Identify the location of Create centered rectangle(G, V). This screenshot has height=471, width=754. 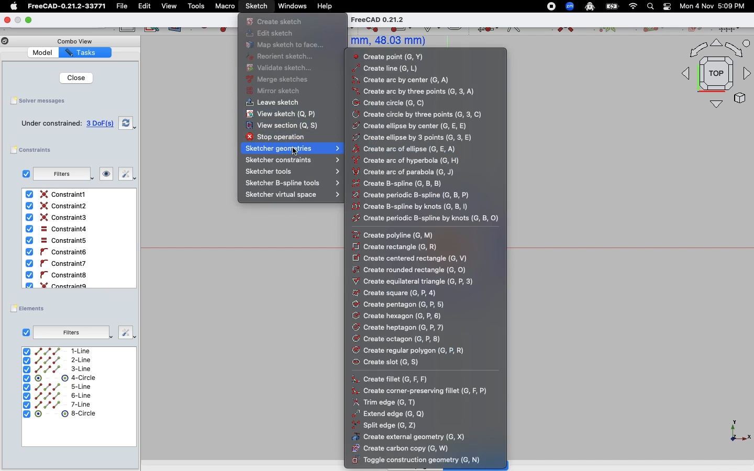
(413, 257).